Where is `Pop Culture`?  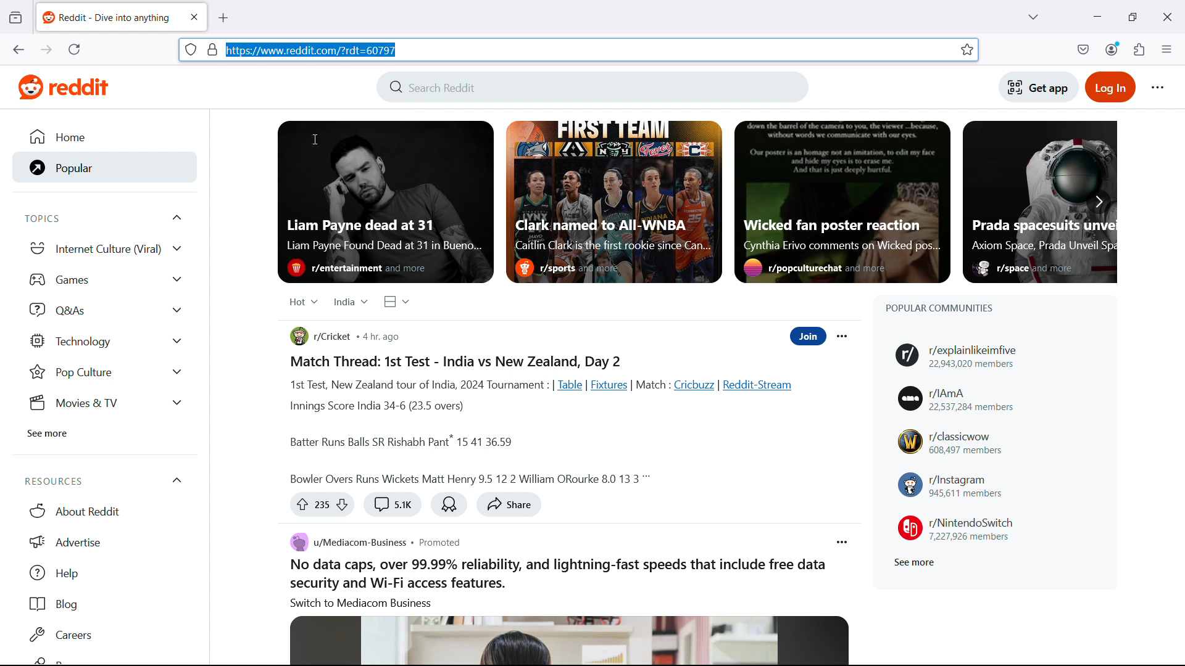 Pop Culture is located at coordinates (105, 373).